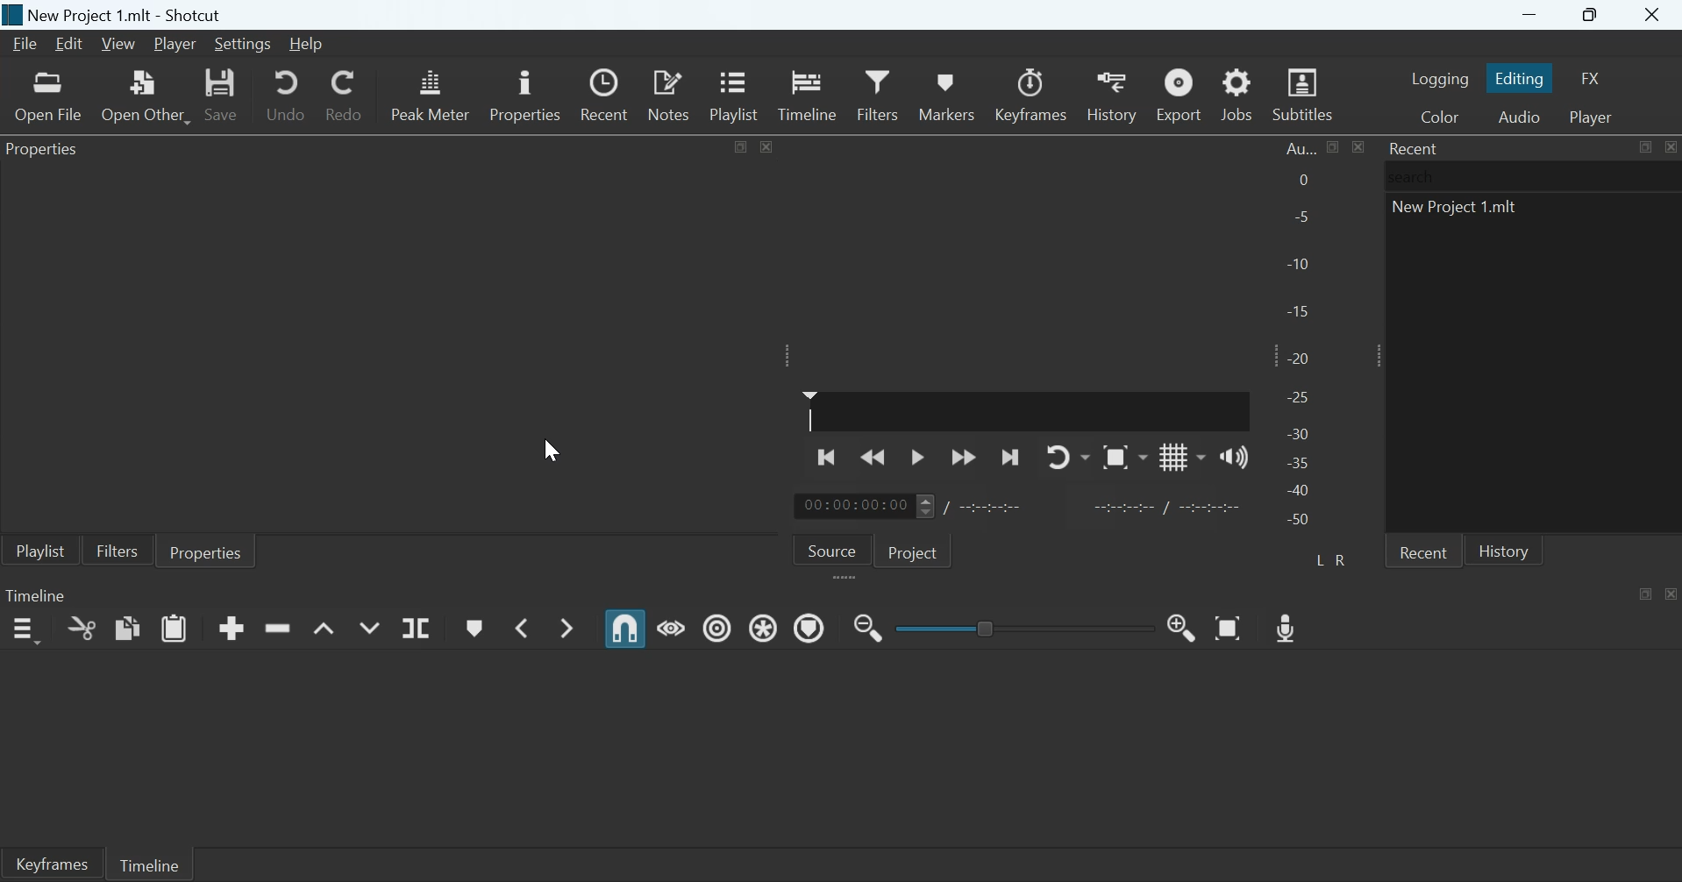 This screenshot has width=1682, height=882. What do you see at coordinates (945, 94) in the screenshot?
I see `Markers` at bounding box center [945, 94].